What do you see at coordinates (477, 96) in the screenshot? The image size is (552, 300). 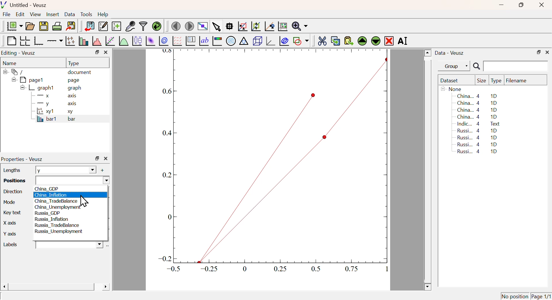 I see `China... 4 1D` at bounding box center [477, 96].